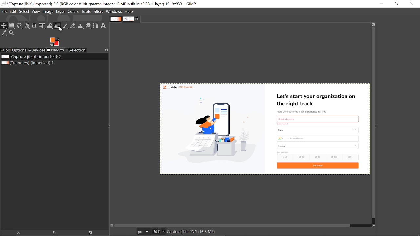 The image size is (420, 236). What do you see at coordinates (129, 19) in the screenshot?
I see `Current tab` at bounding box center [129, 19].